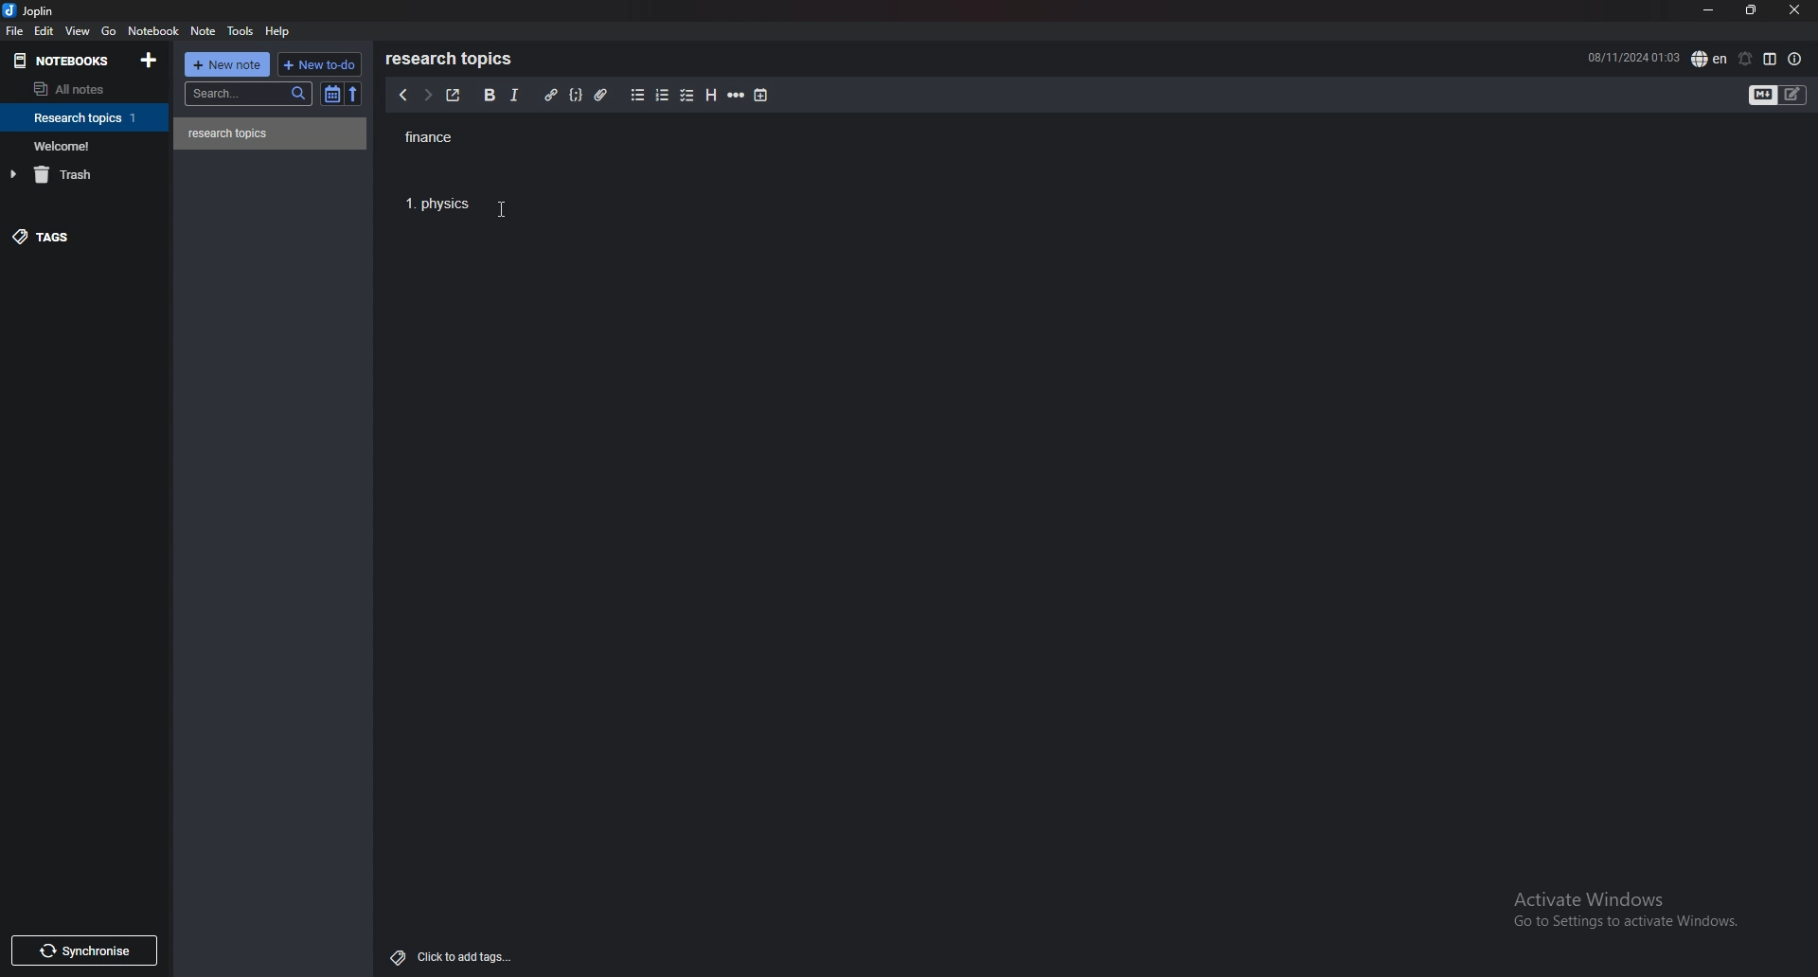 This screenshot has height=977, width=1818. Describe the element at coordinates (447, 956) in the screenshot. I see `Click to add tags` at that location.